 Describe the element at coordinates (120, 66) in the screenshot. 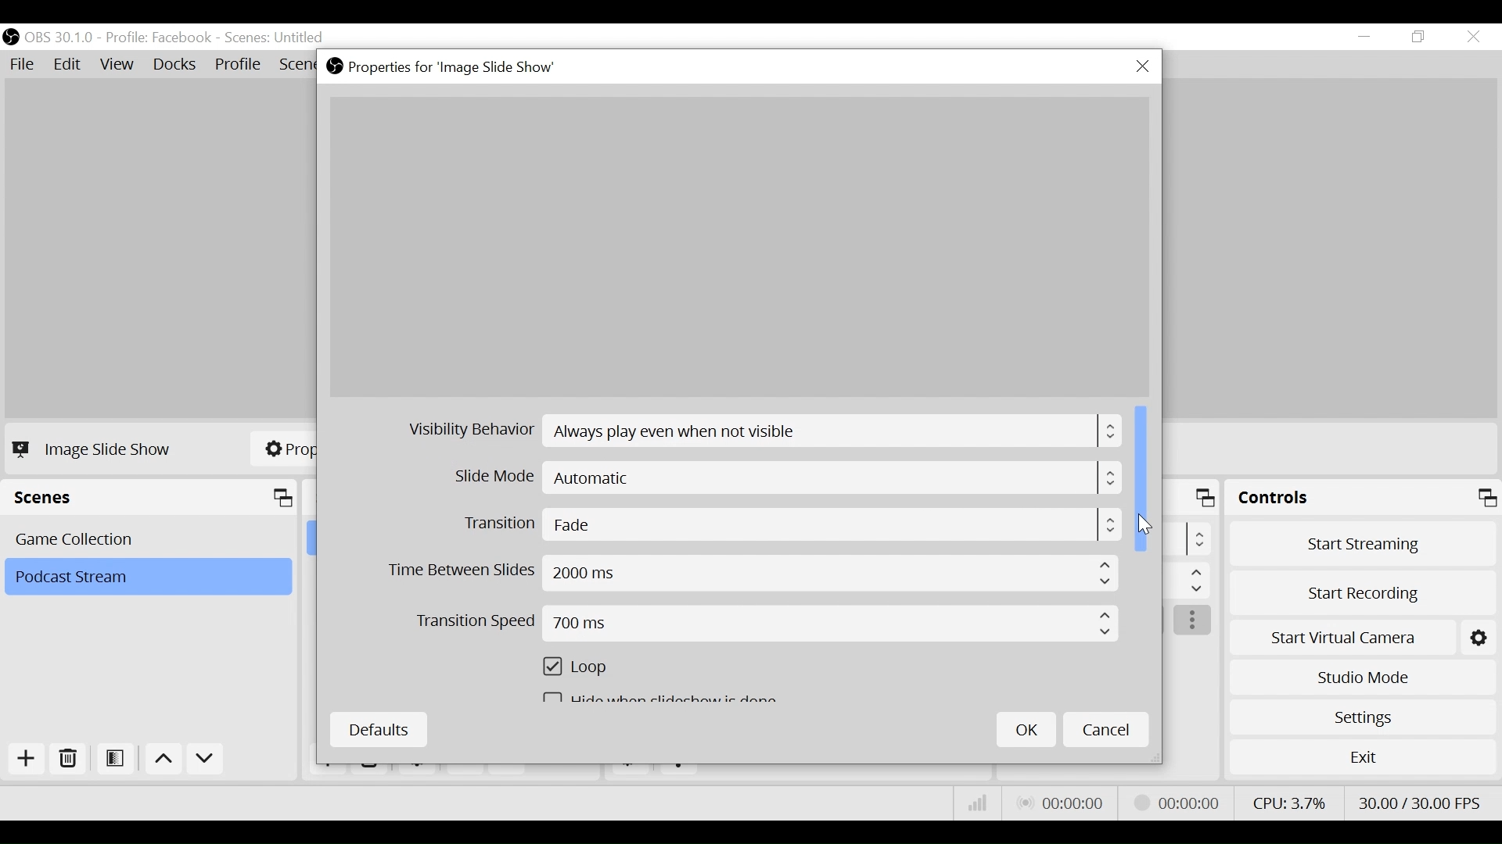

I see `View` at that location.